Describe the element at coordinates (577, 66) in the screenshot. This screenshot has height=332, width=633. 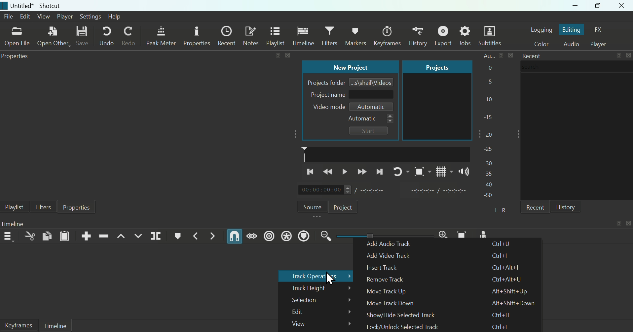
I see `search` at that location.